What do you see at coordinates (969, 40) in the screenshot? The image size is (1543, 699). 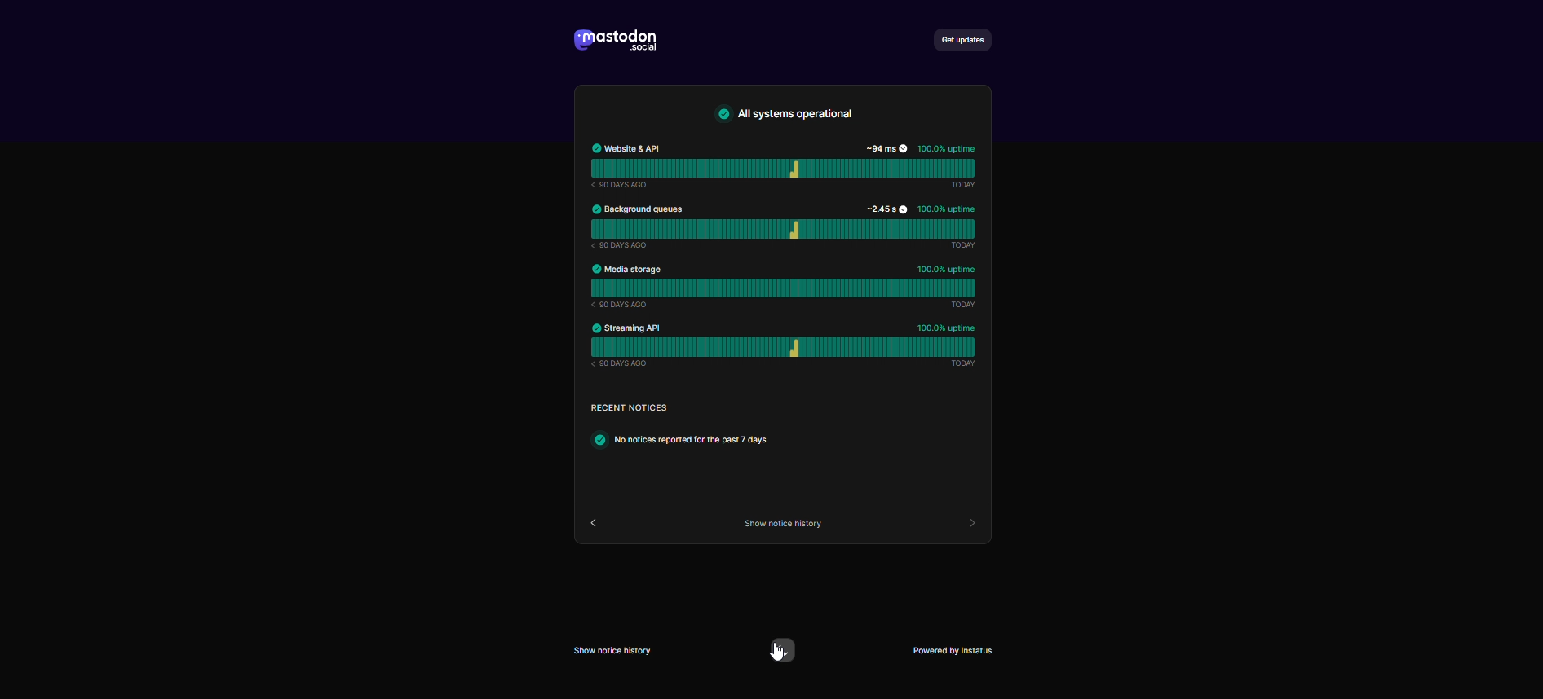 I see `get updates` at bounding box center [969, 40].